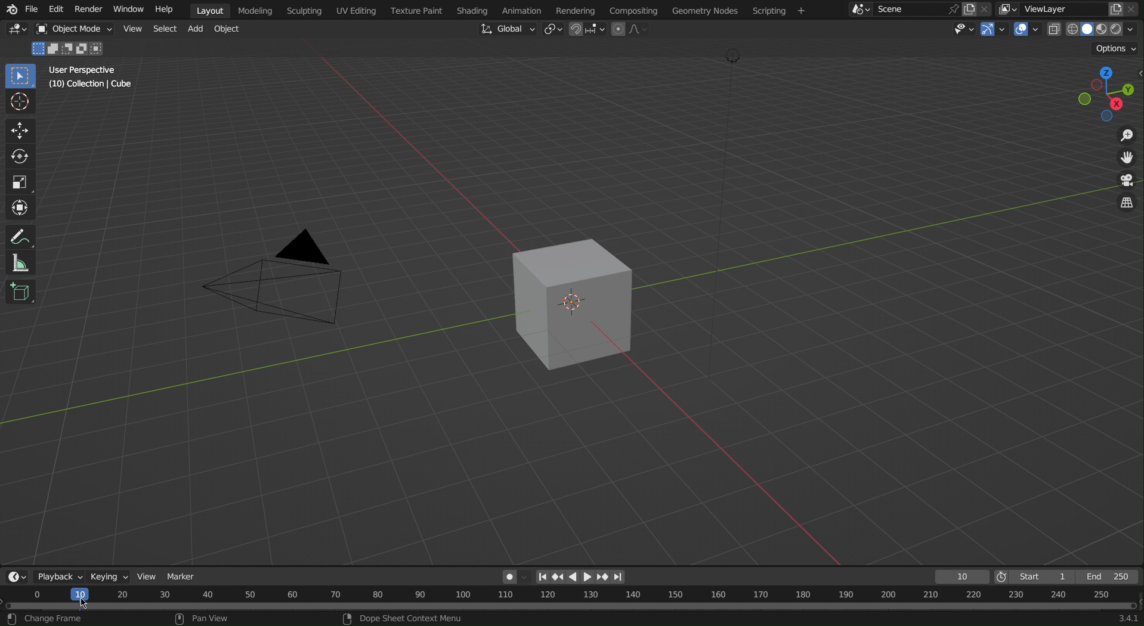 The height and width of the screenshot is (626, 1144). Describe the element at coordinates (627, 32) in the screenshot. I see `Proportional Editing` at that location.